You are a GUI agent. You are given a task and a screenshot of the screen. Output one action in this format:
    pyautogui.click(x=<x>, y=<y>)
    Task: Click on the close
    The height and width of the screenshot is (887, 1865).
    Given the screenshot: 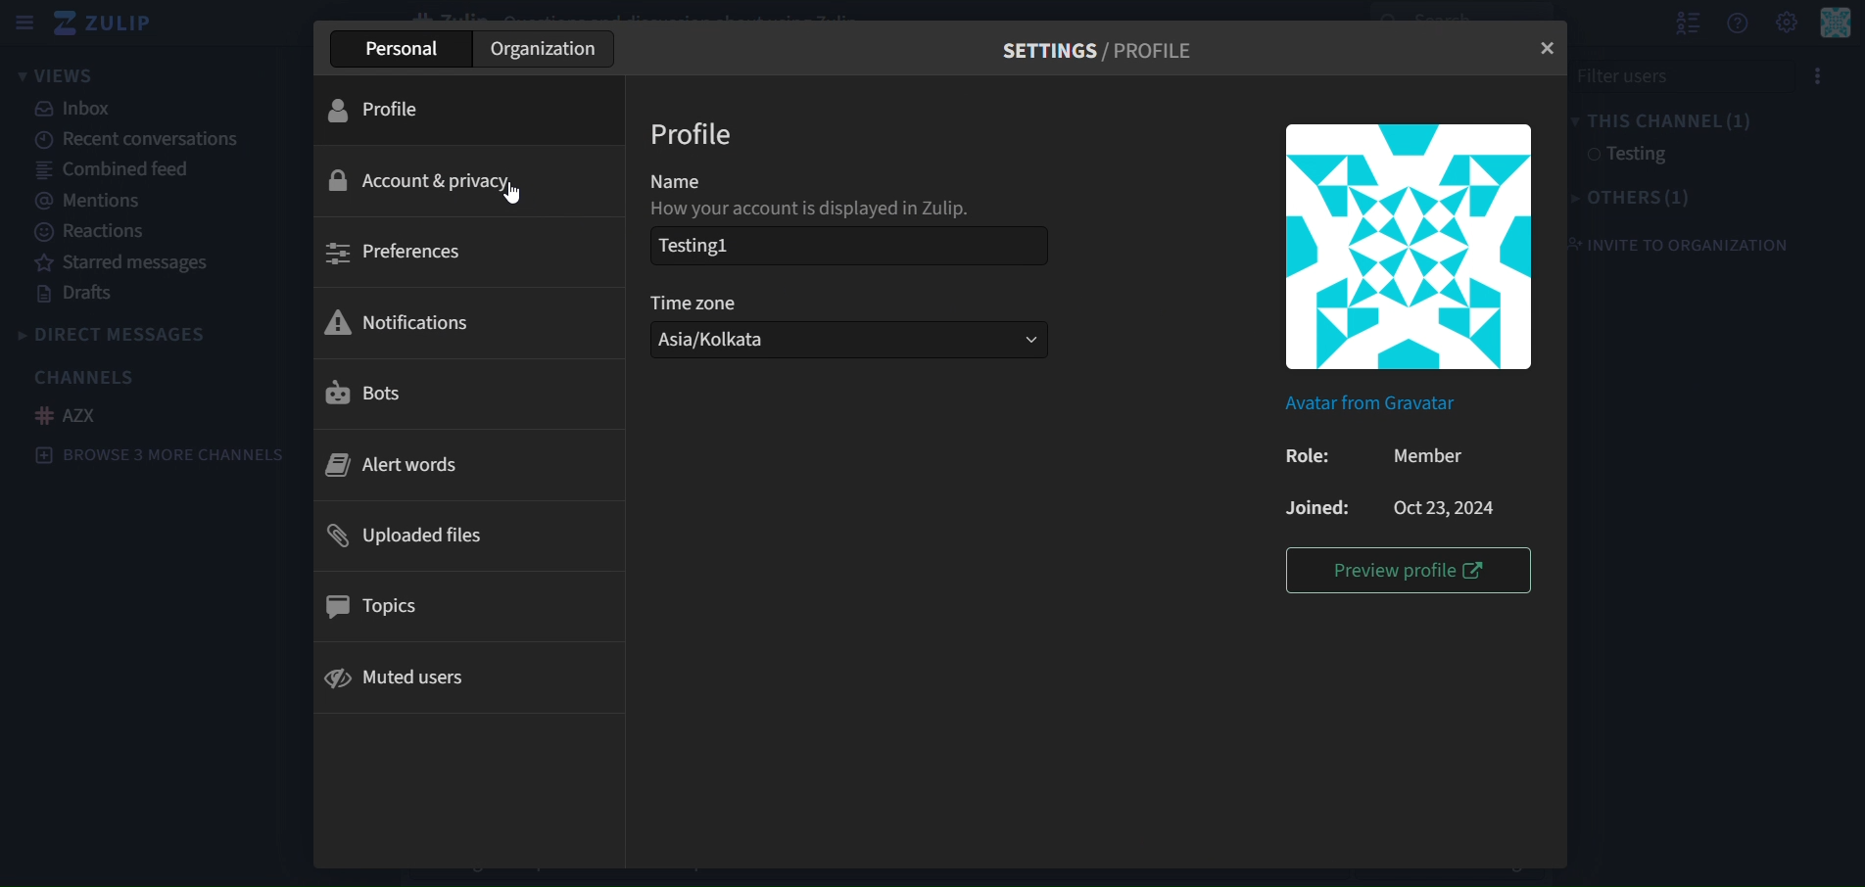 What is the action you would take?
    pyautogui.click(x=1550, y=46)
    